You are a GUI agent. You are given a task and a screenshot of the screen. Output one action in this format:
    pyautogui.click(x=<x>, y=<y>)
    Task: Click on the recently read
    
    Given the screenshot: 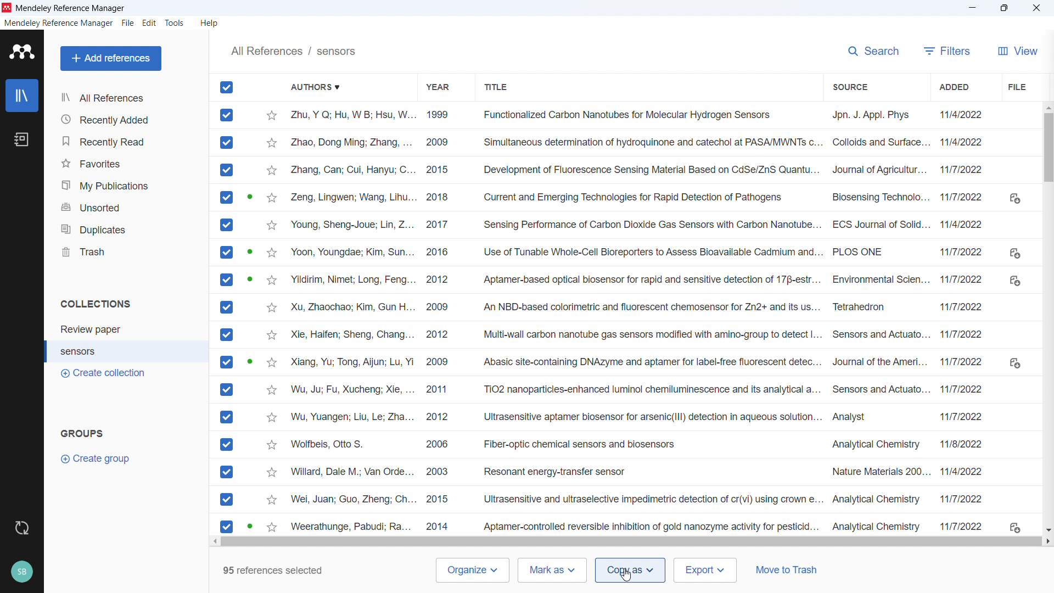 What is the action you would take?
    pyautogui.click(x=126, y=142)
    